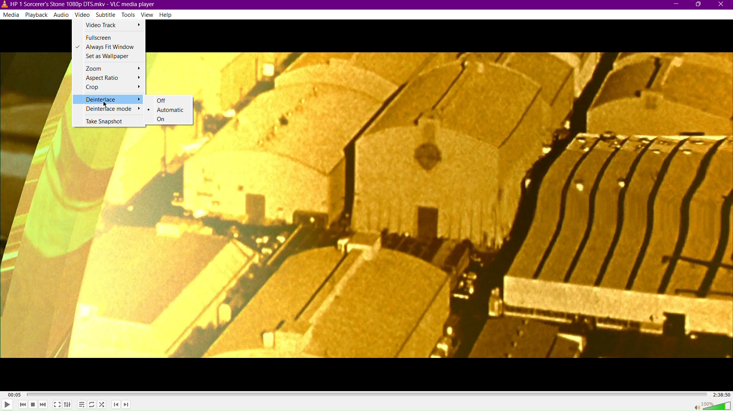 The image size is (733, 411). What do you see at coordinates (22, 405) in the screenshot?
I see `Skip Back` at bounding box center [22, 405].